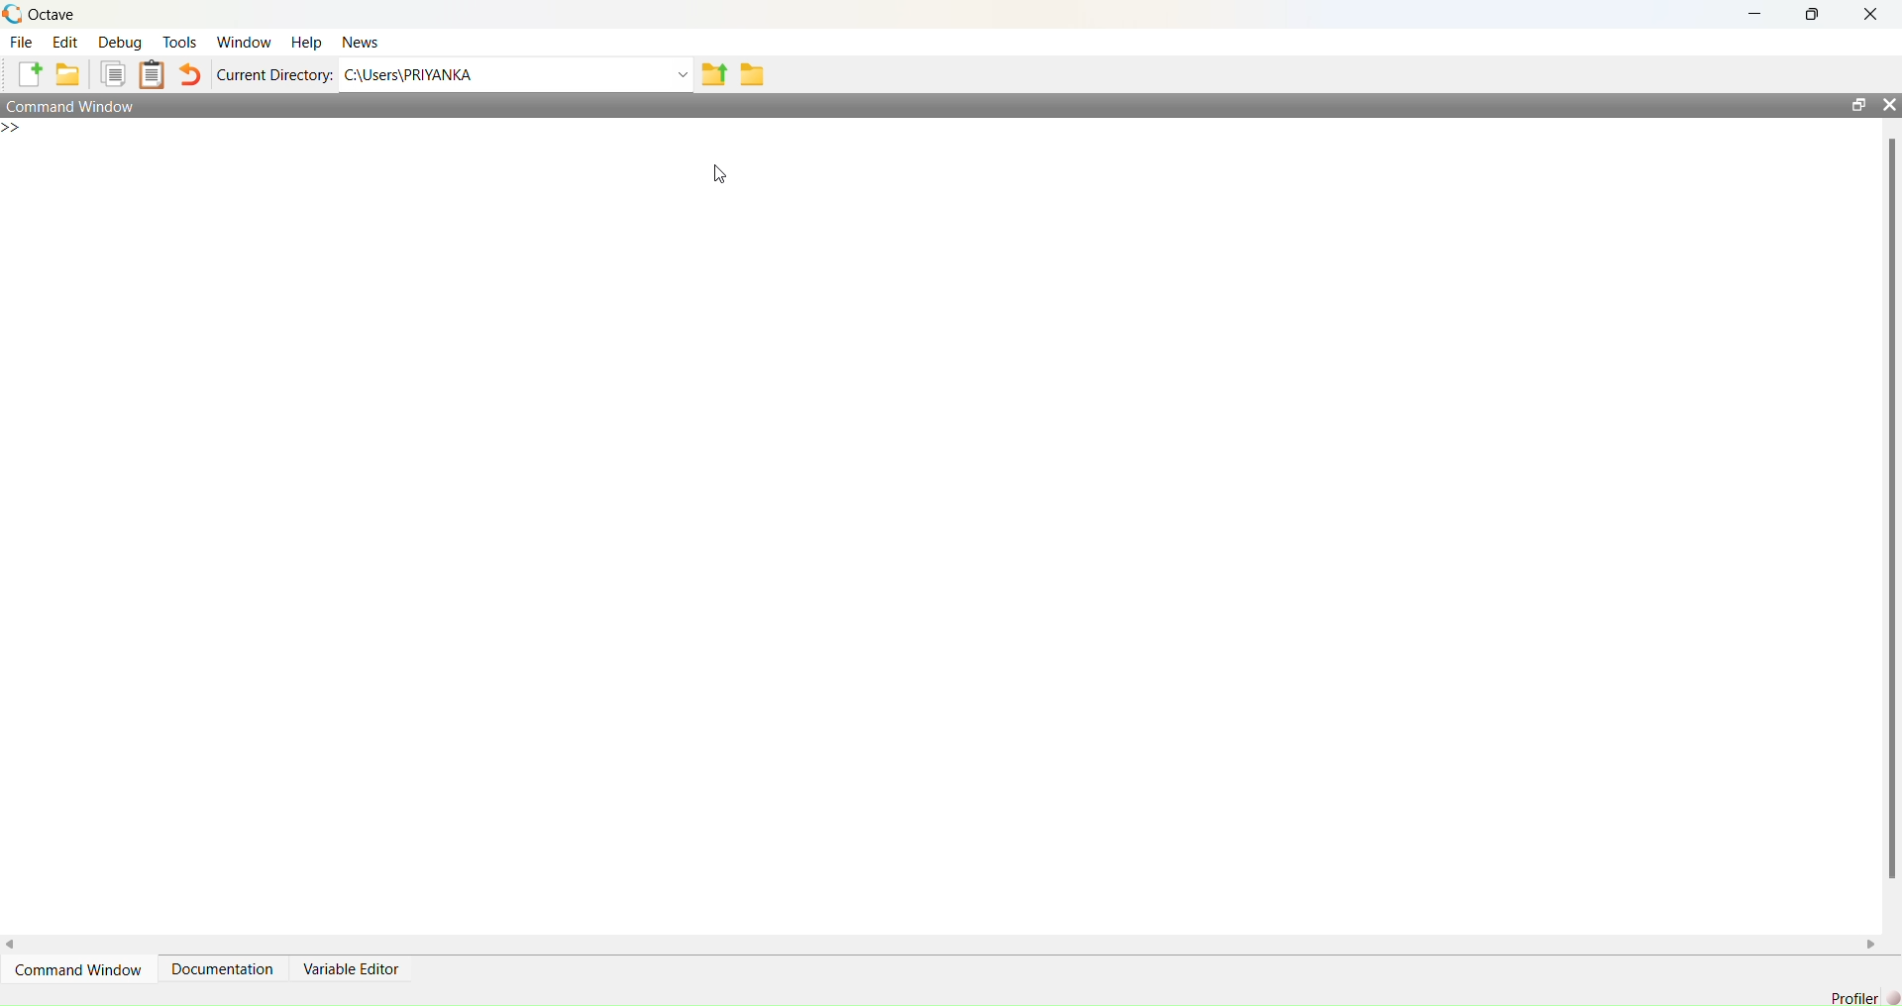  What do you see at coordinates (1864, 997) in the screenshot?
I see `Profiler` at bounding box center [1864, 997].